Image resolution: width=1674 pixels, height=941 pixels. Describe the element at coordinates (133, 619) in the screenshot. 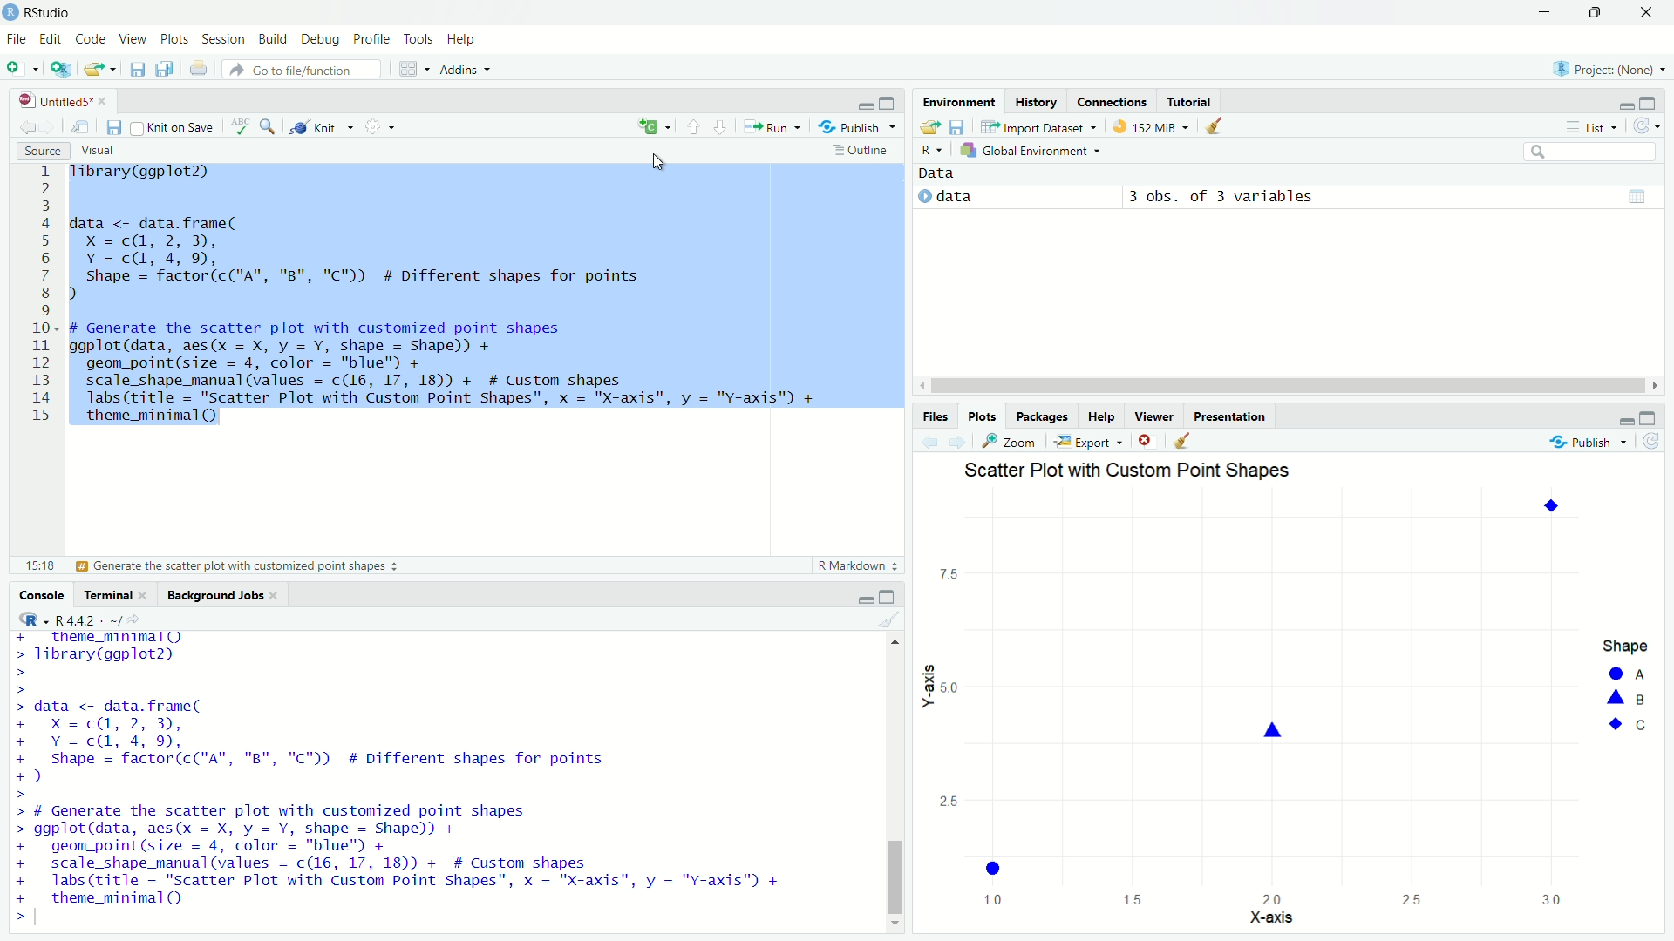

I see `View the current working current directory` at that location.